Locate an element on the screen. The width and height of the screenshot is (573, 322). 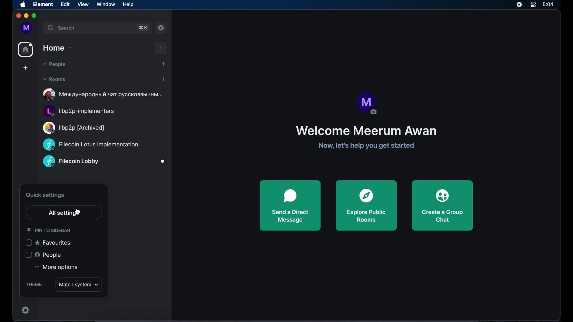
explore public rooms is located at coordinates (366, 205).